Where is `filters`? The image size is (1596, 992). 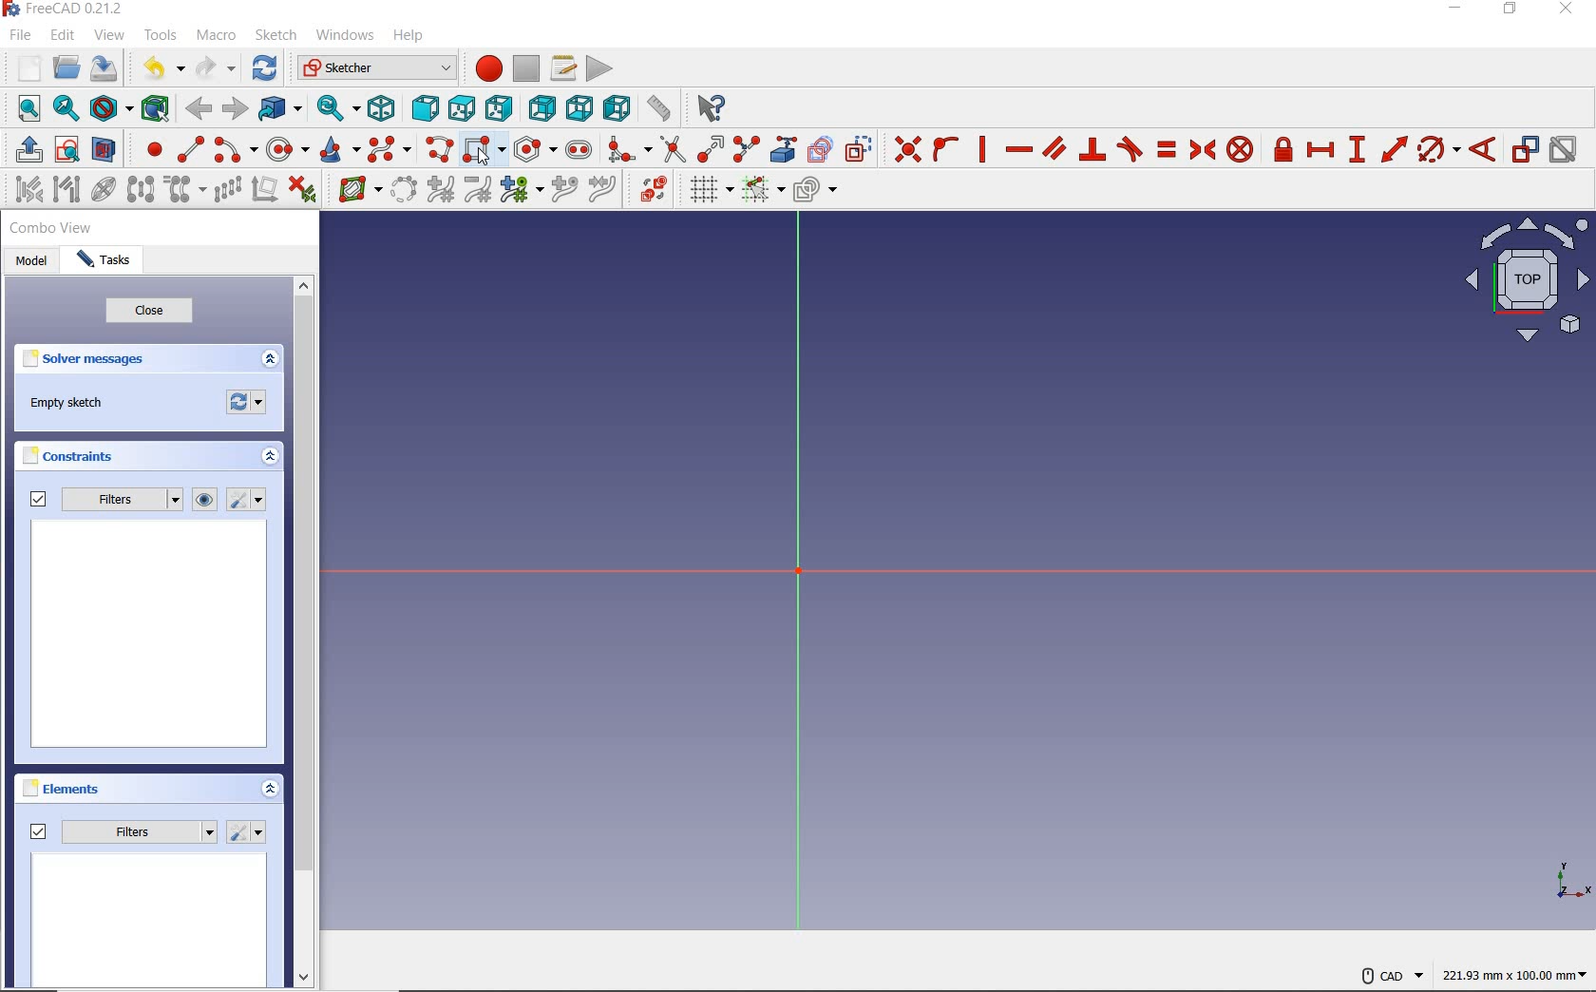 filters is located at coordinates (123, 829).